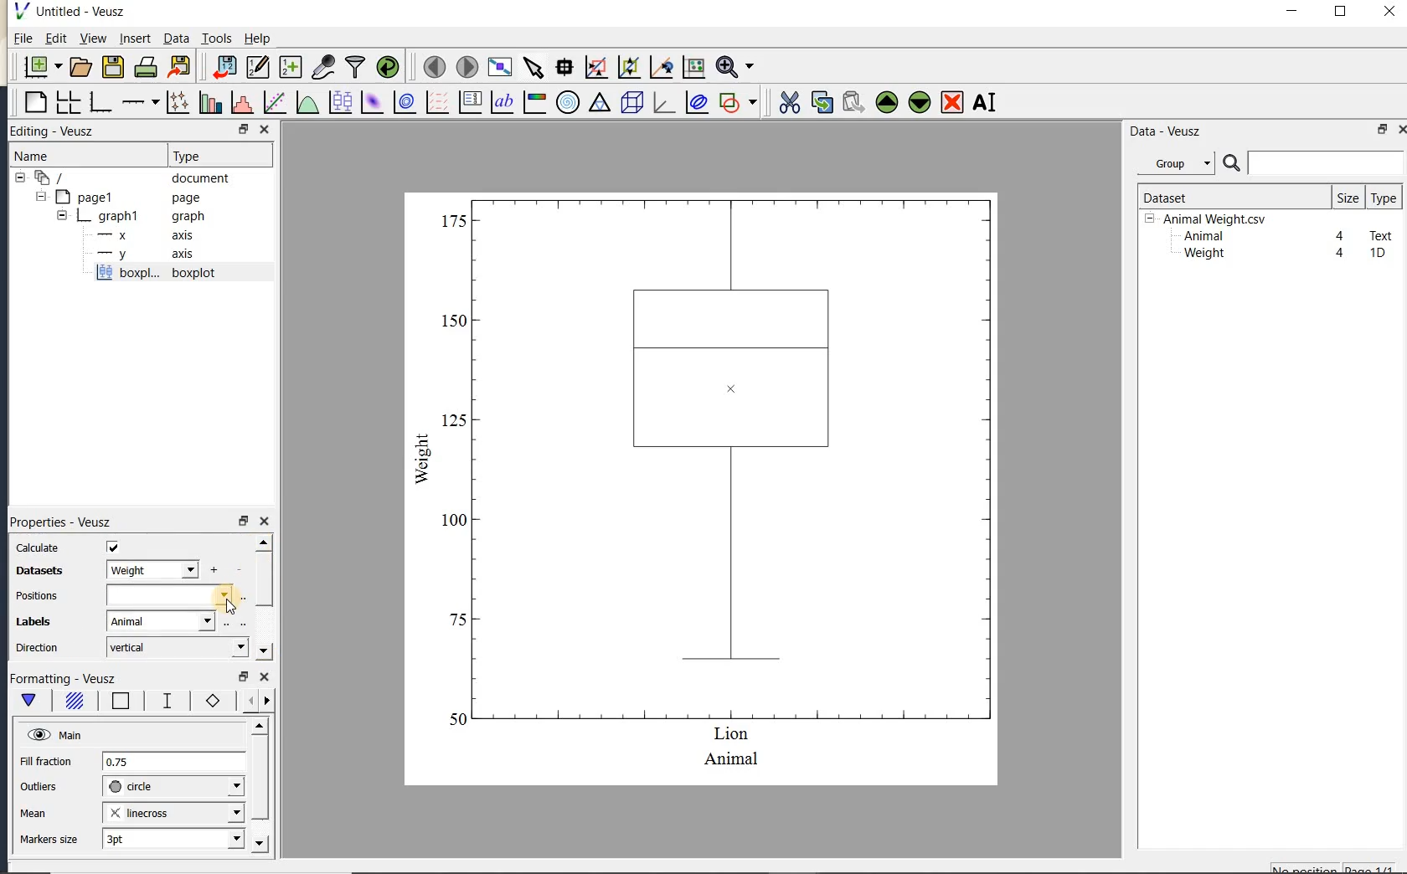 This screenshot has height=874, width=1407. What do you see at coordinates (241, 102) in the screenshot?
I see `histogram of a dataset` at bounding box center [241, 102].